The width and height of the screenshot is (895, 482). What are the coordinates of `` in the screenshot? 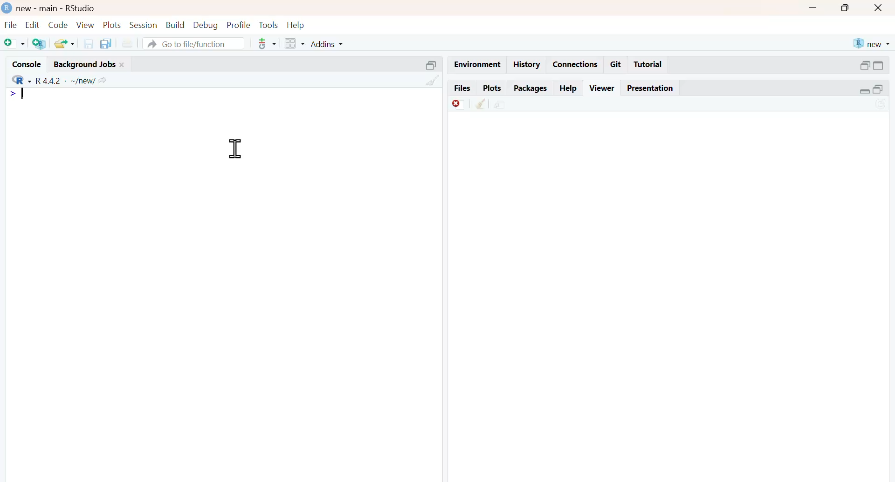 It's located at (432, 65).